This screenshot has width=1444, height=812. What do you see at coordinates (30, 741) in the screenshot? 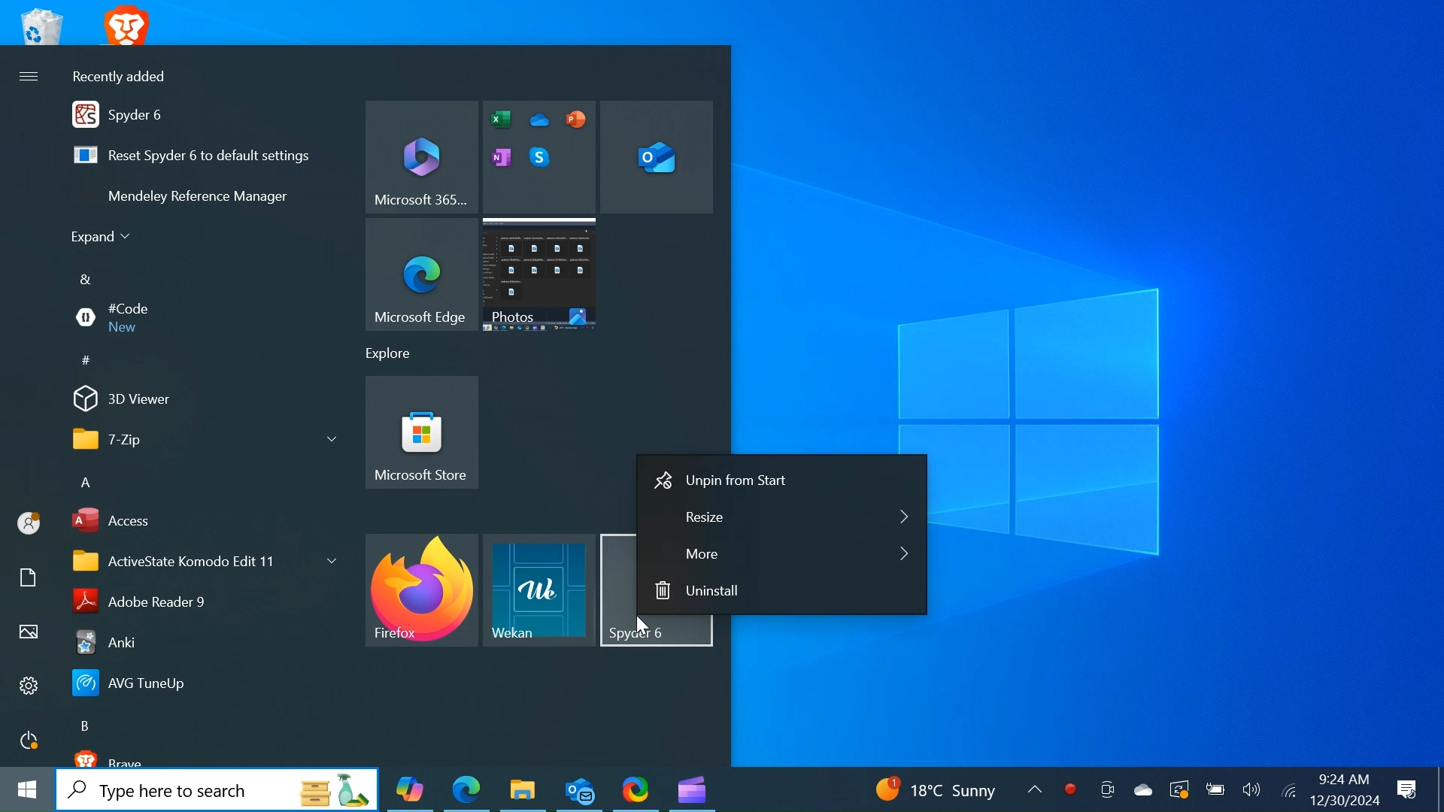
I see `Power` at bounding box center [30, 741].